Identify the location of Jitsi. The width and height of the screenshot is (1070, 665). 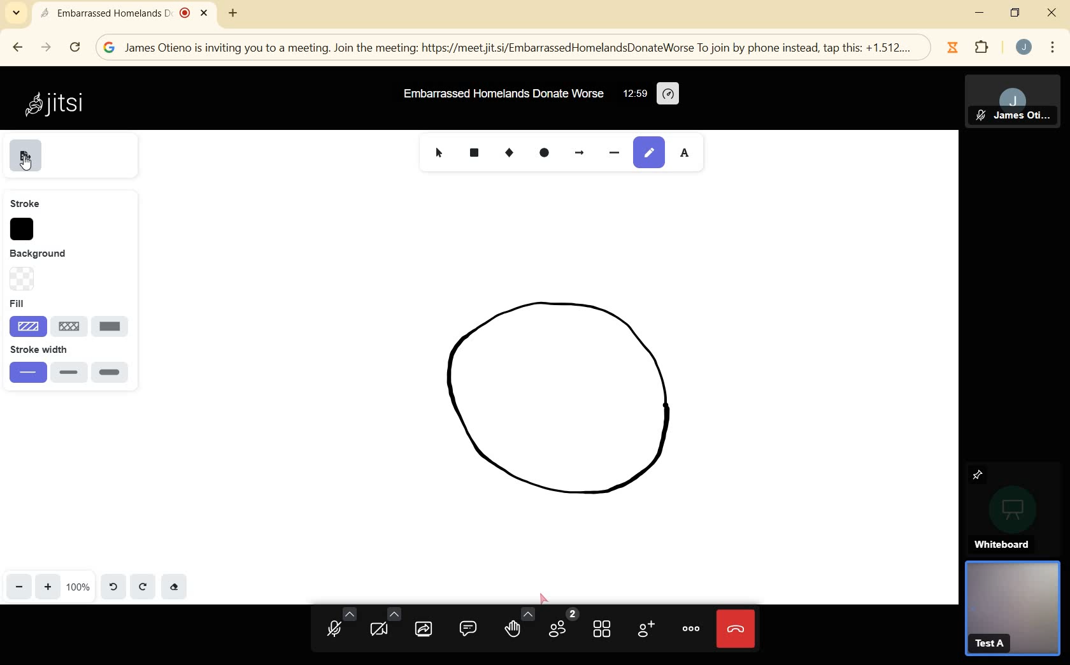
(59, 104).